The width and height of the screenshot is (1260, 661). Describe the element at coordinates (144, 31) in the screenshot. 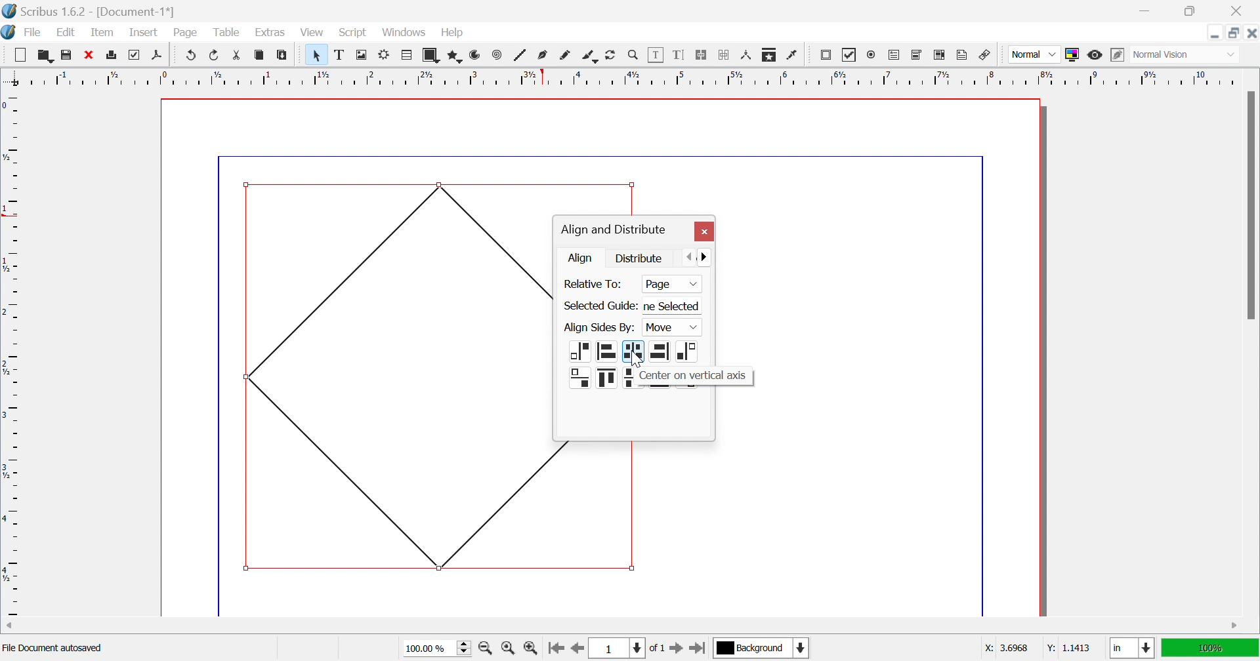

I see `Insert` at that location.